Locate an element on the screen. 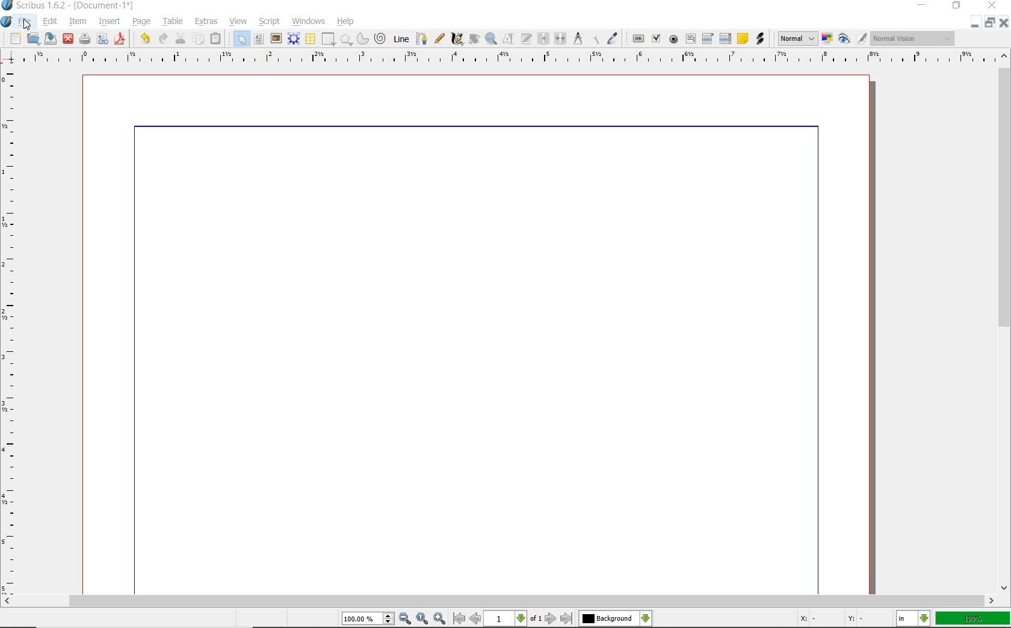 The height and width of the screenshot is (628, 1011). table is located at coordinates (173, 21).